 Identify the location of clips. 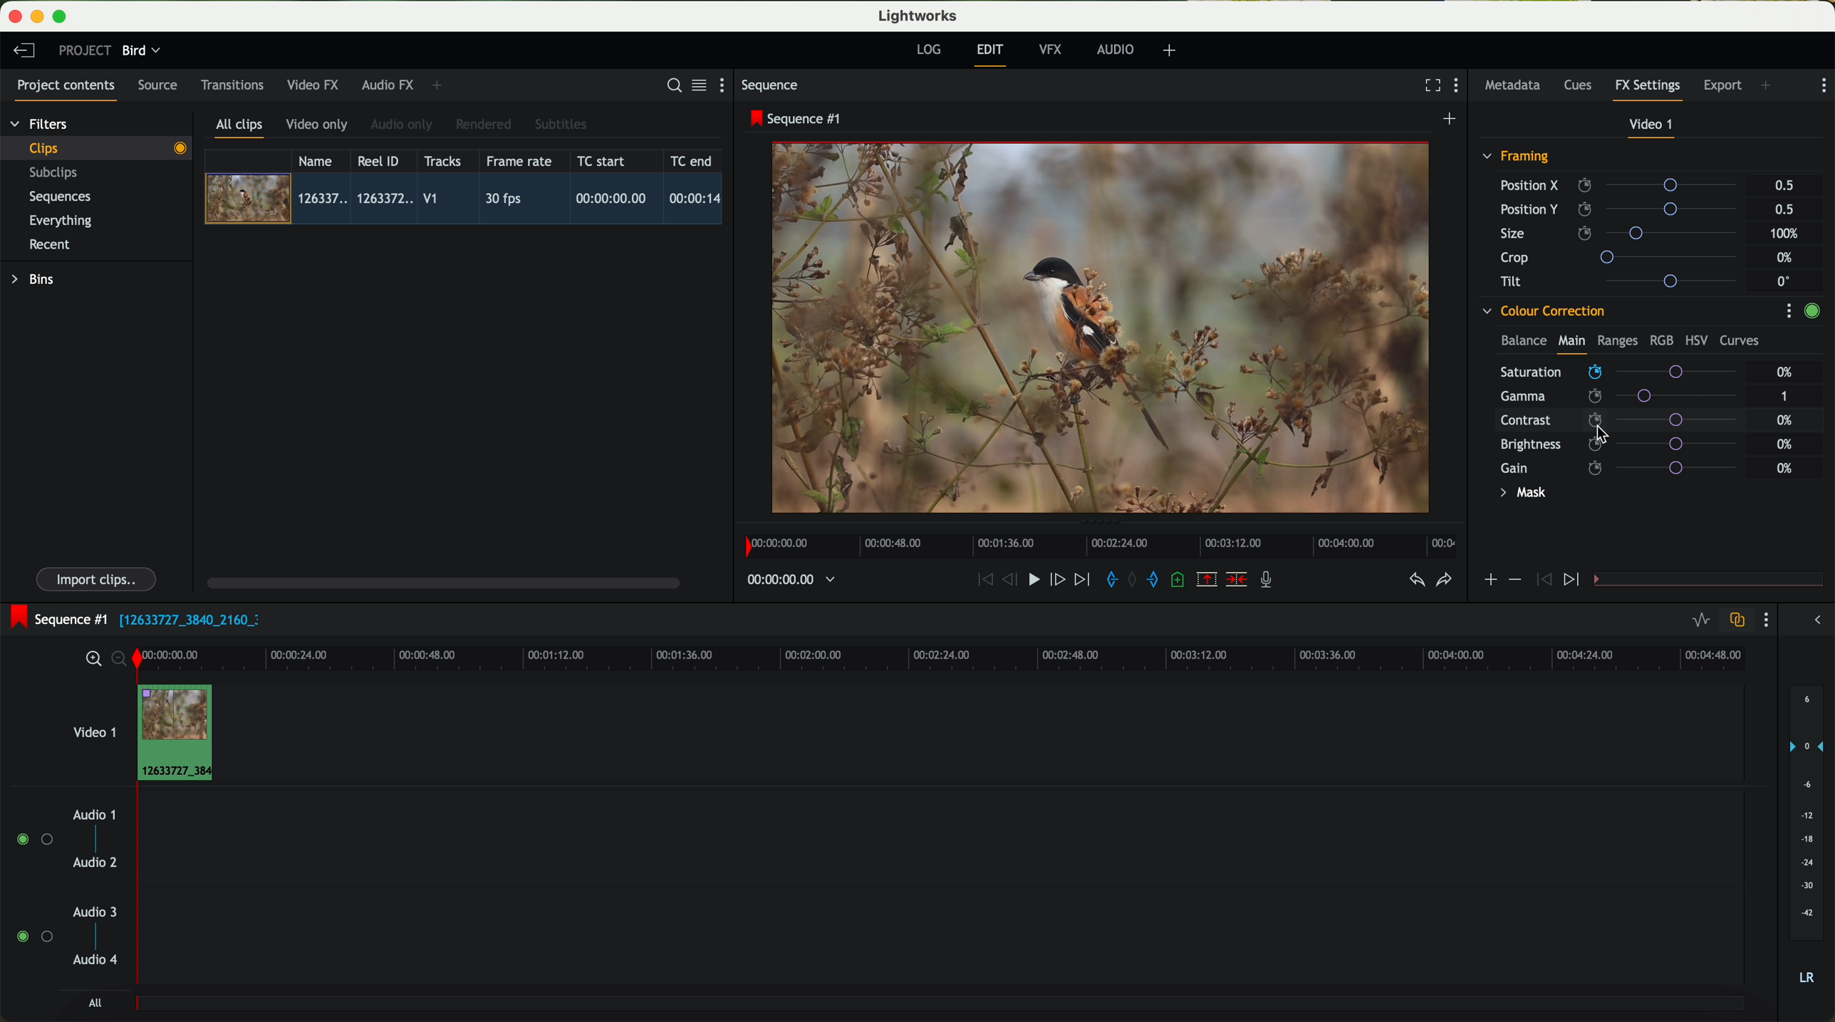
(97, 147).